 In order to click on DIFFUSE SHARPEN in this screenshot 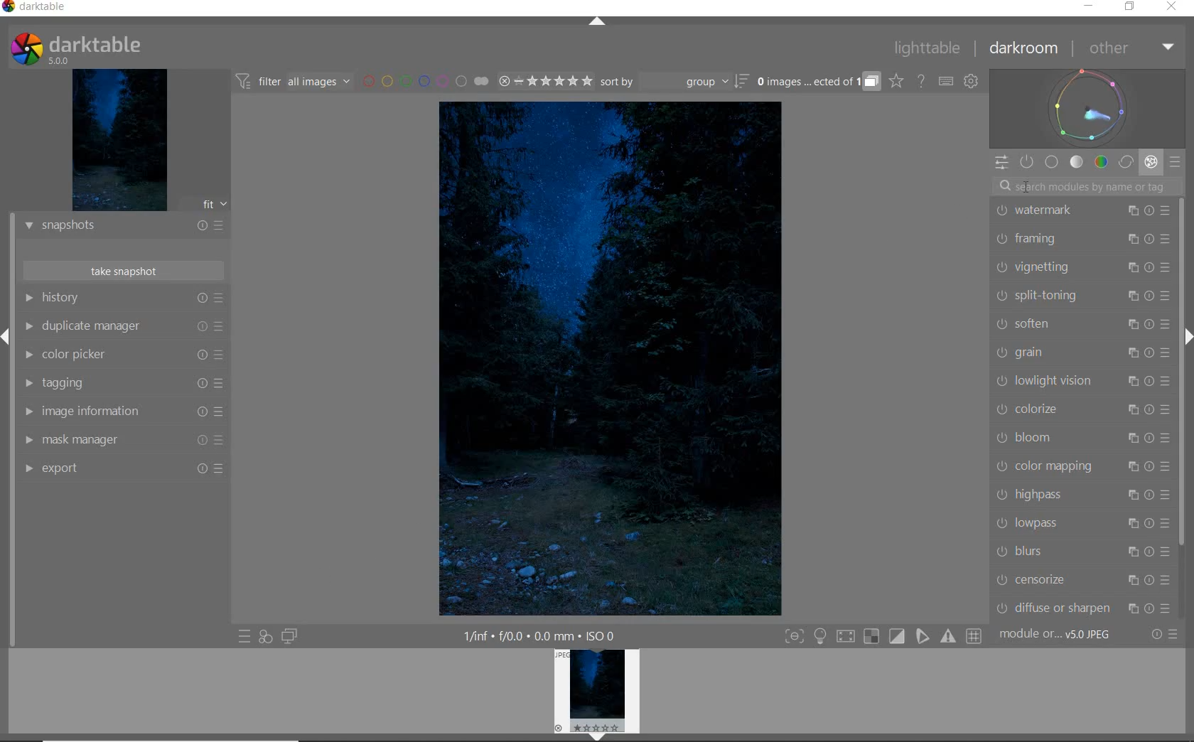, I will do `click(1085, 608)`.